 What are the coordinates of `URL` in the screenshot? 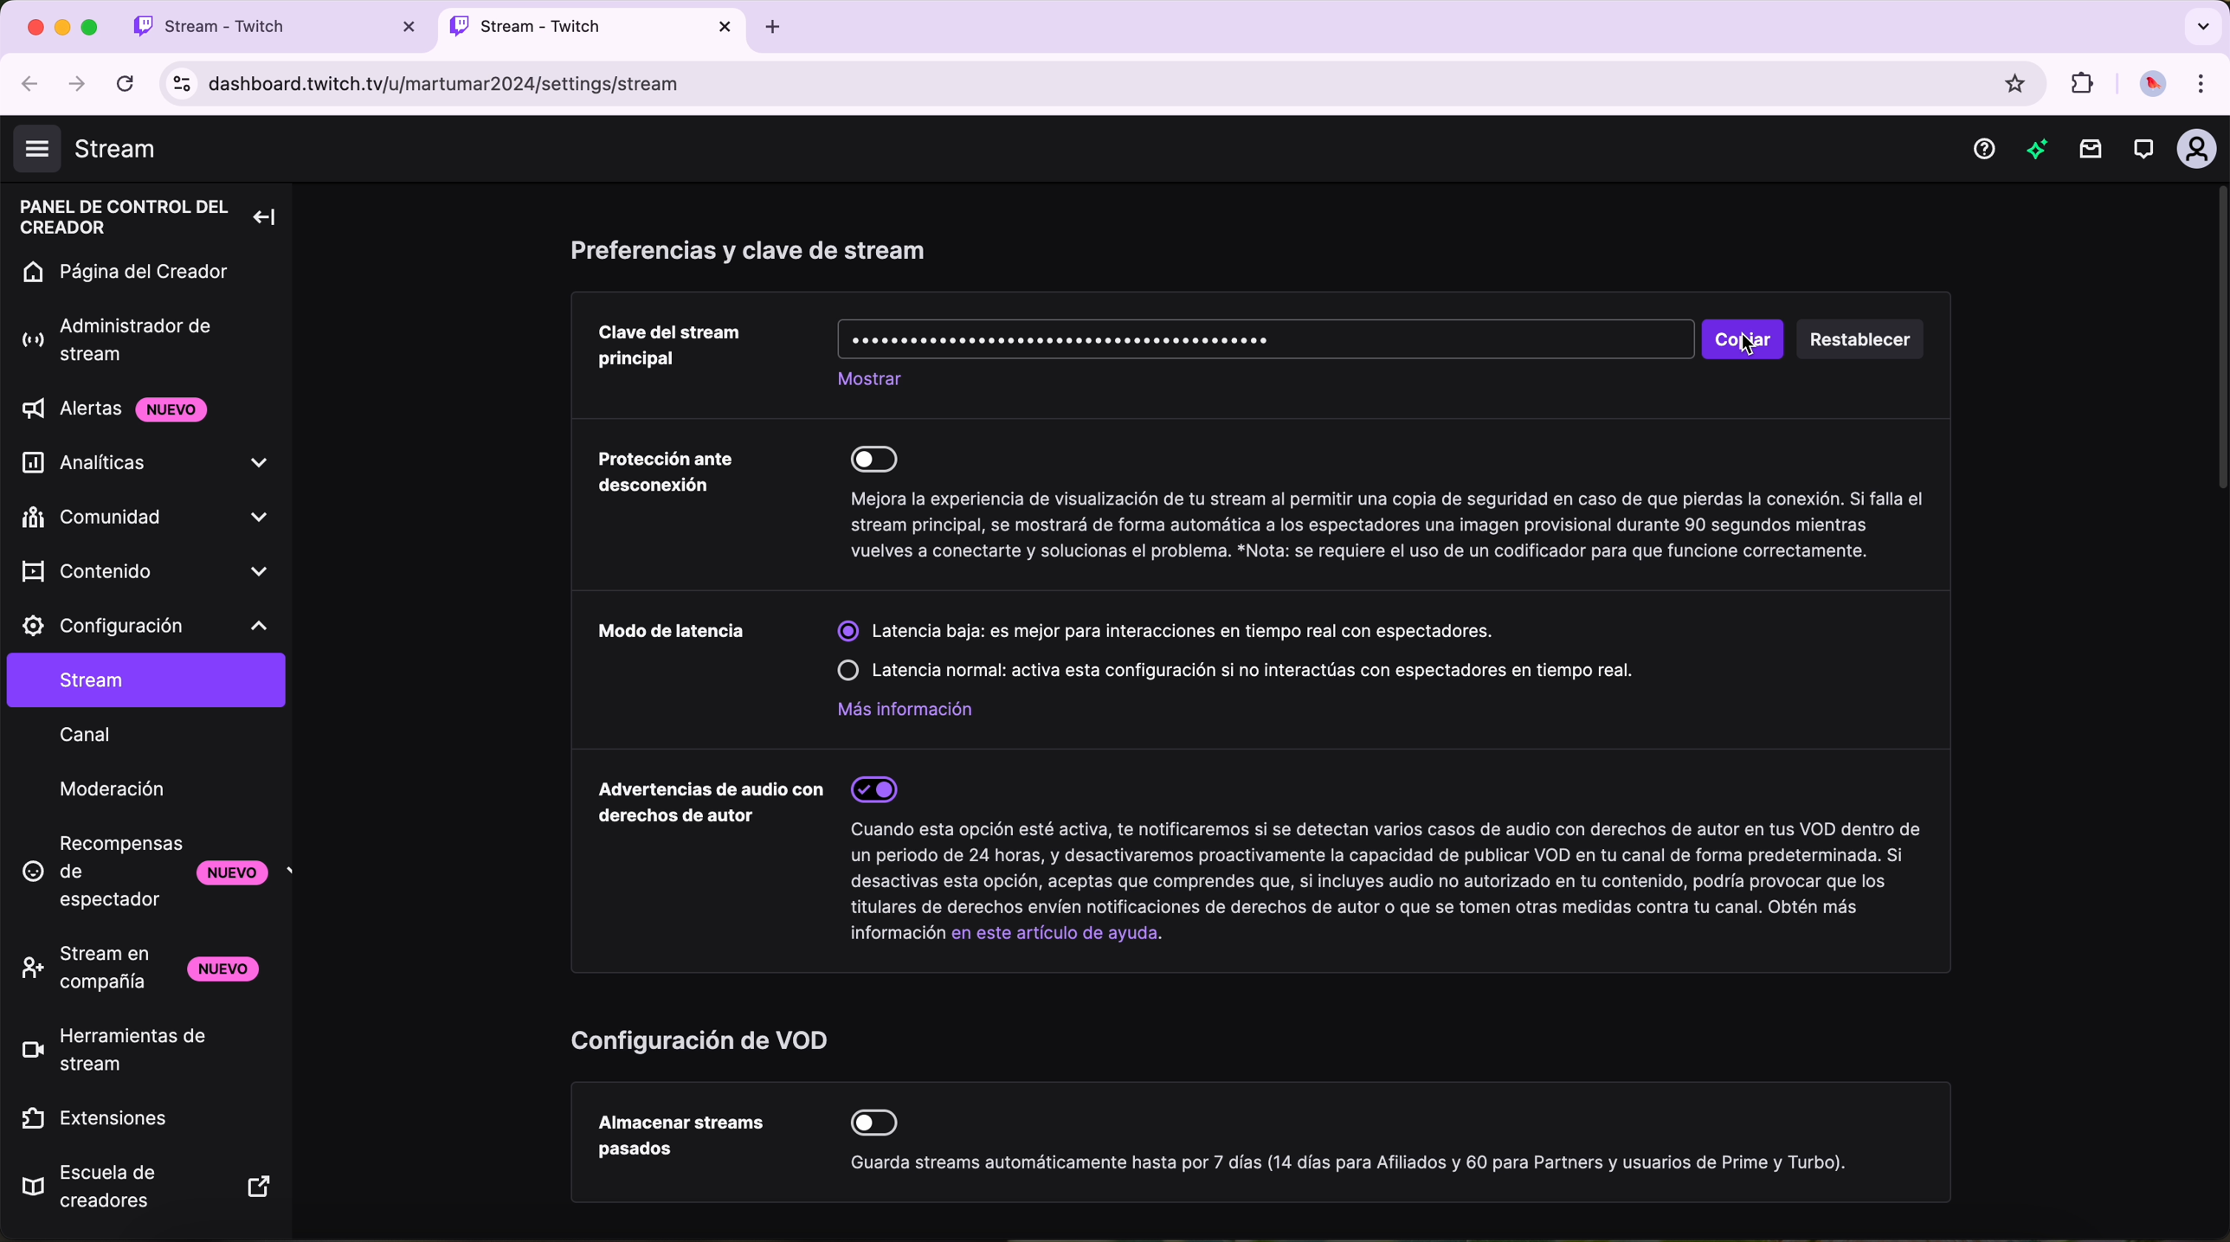 It's located at (448, 83).